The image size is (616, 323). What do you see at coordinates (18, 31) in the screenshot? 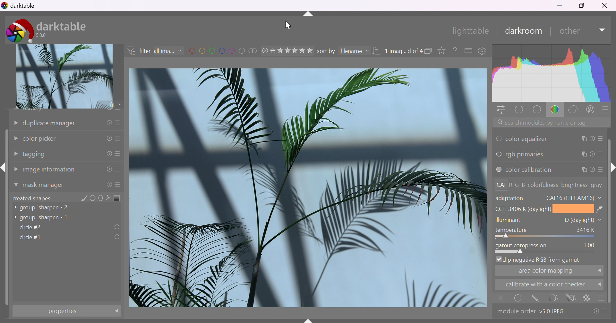
I see `darktable icon` at bounding box center [18, 31].